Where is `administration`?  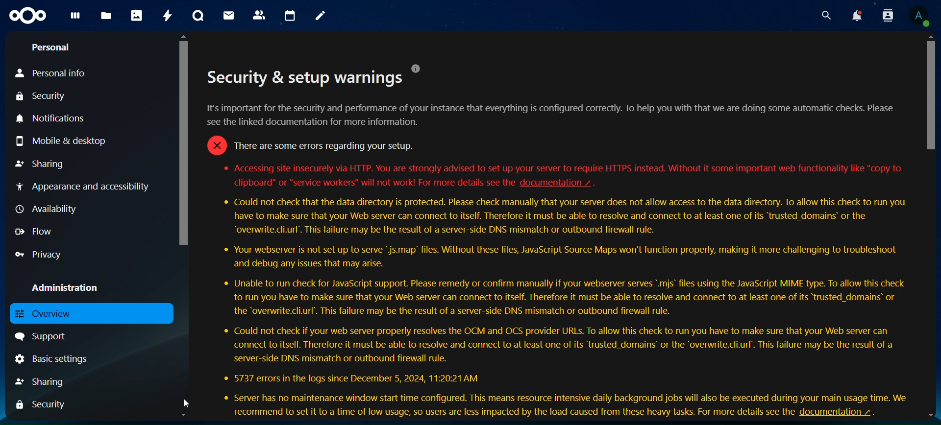 administration is located at coordinates (67, 286).